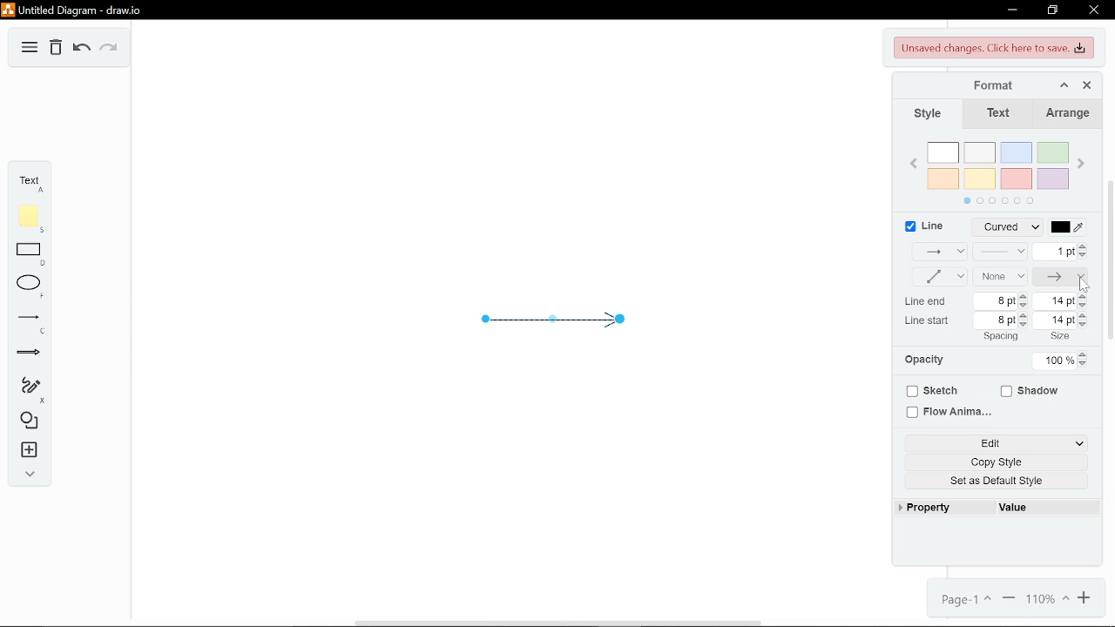  Describe the element at coordinates (1050, 599) in the screenshot. I see `Current zoom` at that location.